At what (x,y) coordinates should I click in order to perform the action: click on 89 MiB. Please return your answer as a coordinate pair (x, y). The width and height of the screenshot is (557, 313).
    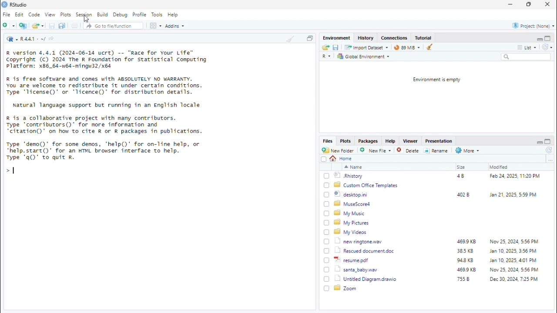
    Looking at the image, I should click on (407, 47).